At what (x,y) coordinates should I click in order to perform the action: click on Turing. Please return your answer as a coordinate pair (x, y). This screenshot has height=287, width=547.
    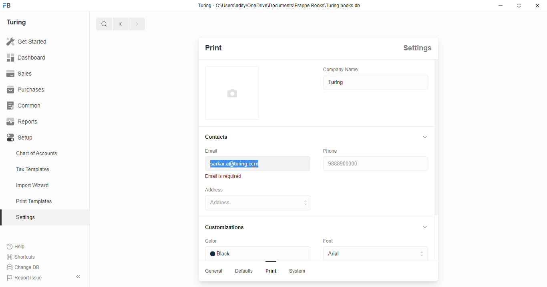
    Looking at the image, I should click on (18, 22).